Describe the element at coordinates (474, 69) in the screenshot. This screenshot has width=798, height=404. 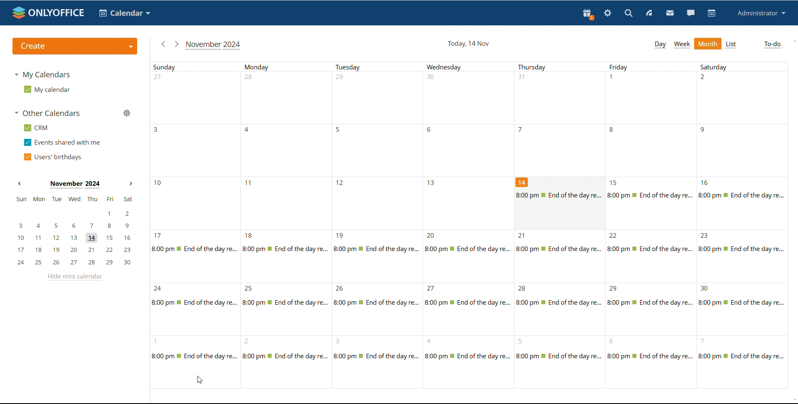
I see `Sundays` at that location.